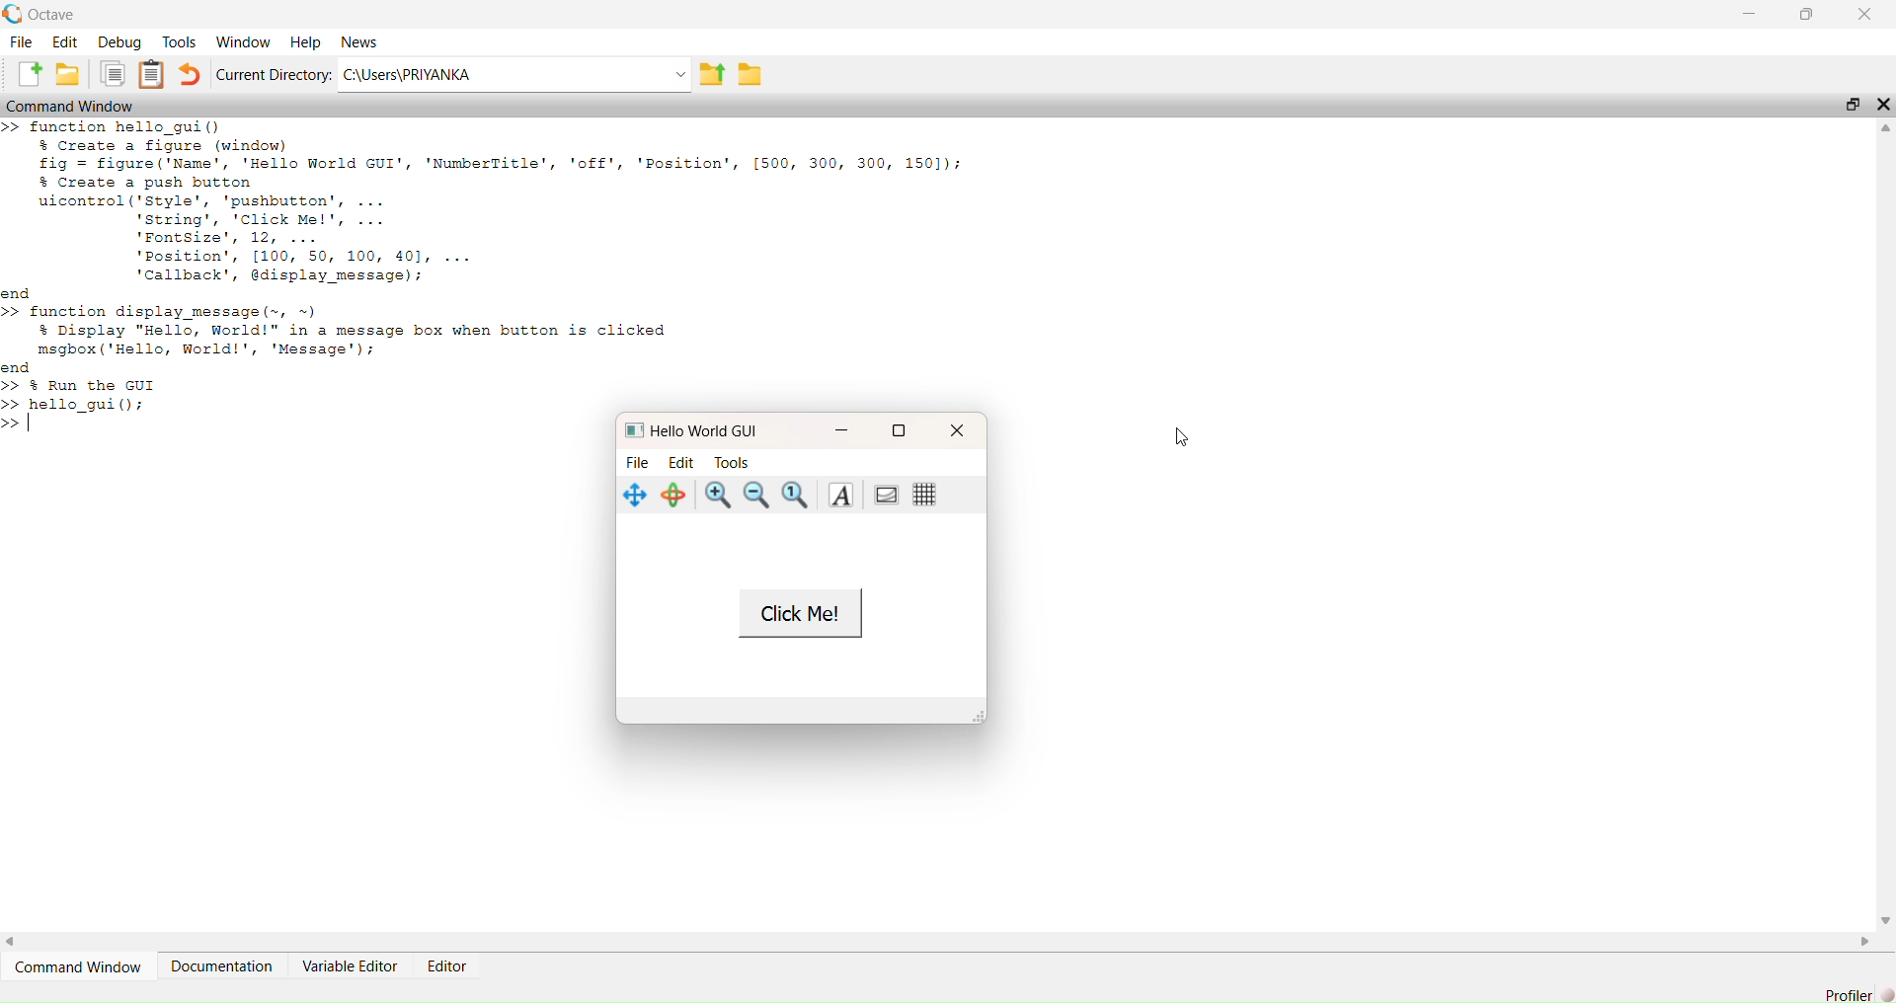  Describe the element at coordinates (480, 268) in the screenshot. I see `EE  —
> function hello_gui()
$ Create a figure (window)
fig = figure ('Name', 'Hello World GUI', 'NumberTitle', 'off', 'Position', [500, 300, 300, 1501);
$ Create a push button
uicontrol('style', 'pushbutton', ...
string’, 'Click Me!', ...
'Fontsize', 12, ...
'Position’, [100, 50, 100, 401, ...
callback’, display message);
nd
> function display message (~, ~)
$ Display "Hello, World!" in a message box when button is clicked
msgbox ('Hello, World!', 'Message');
nd
> % Run the GUI
> hello guil():` at that location.